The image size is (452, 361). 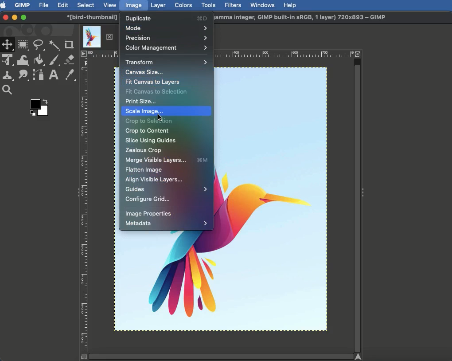 I want to click on Fit canvas to selection, so click(x=157, y=92).